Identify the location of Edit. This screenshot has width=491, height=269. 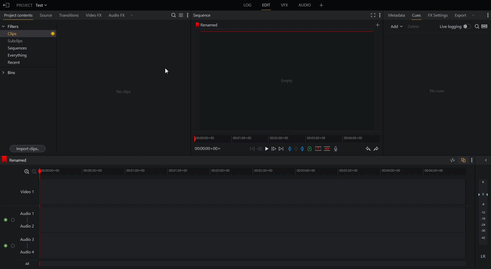
(267, 6).